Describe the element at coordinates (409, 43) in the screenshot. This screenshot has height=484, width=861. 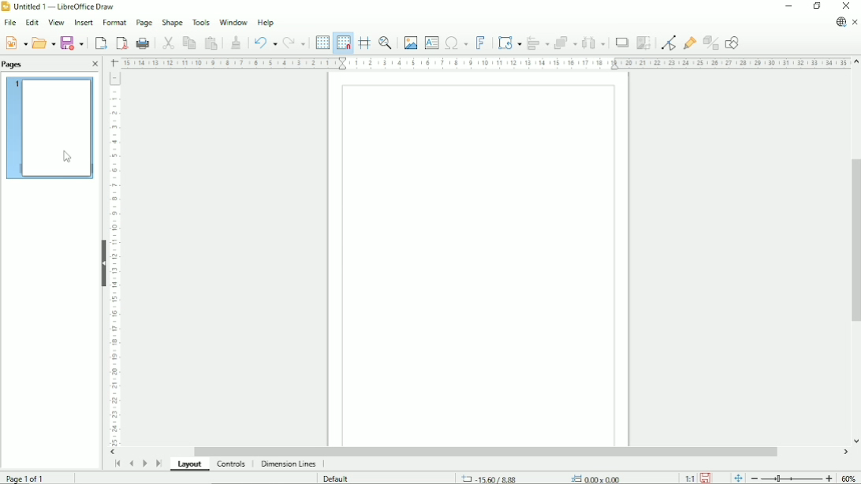
I see `Insert image` at that location.